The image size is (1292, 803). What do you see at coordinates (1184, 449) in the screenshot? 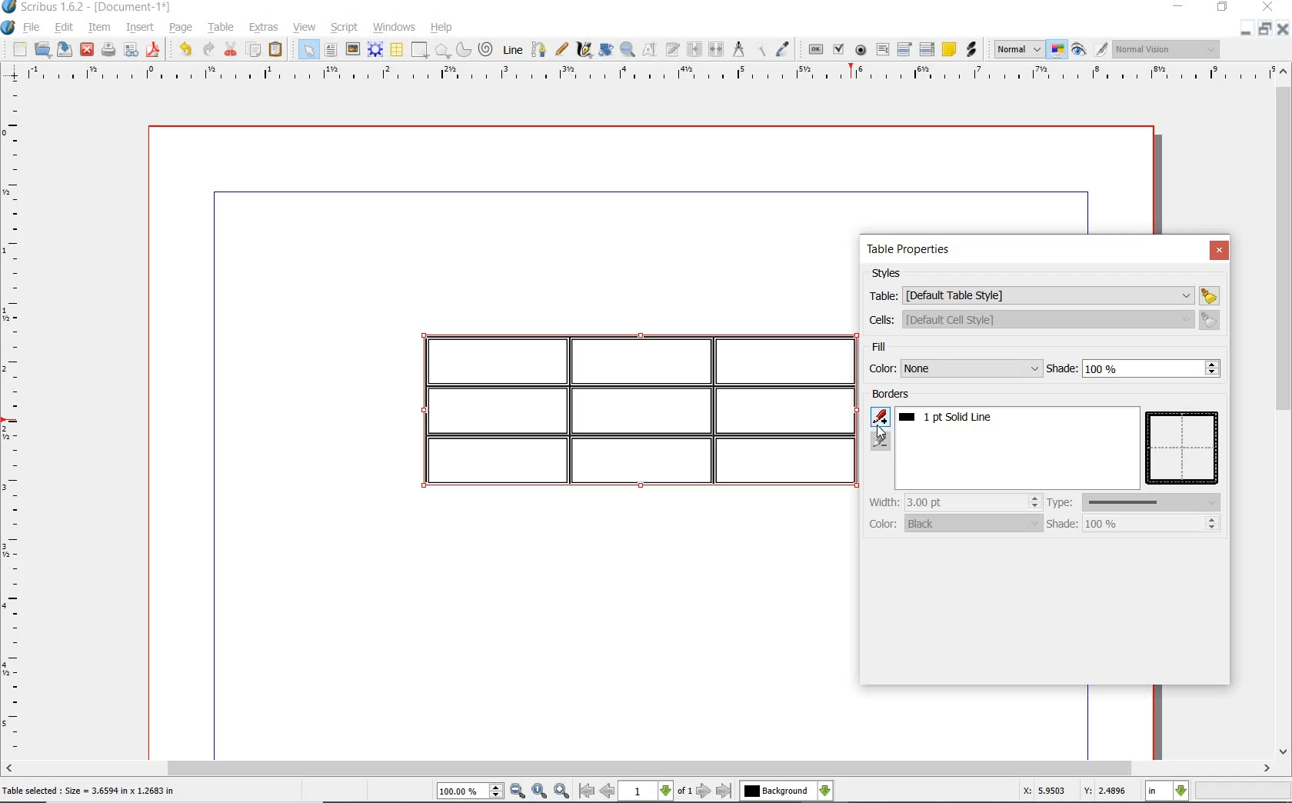
I see `table preview` at bounding box center [1184, 449].